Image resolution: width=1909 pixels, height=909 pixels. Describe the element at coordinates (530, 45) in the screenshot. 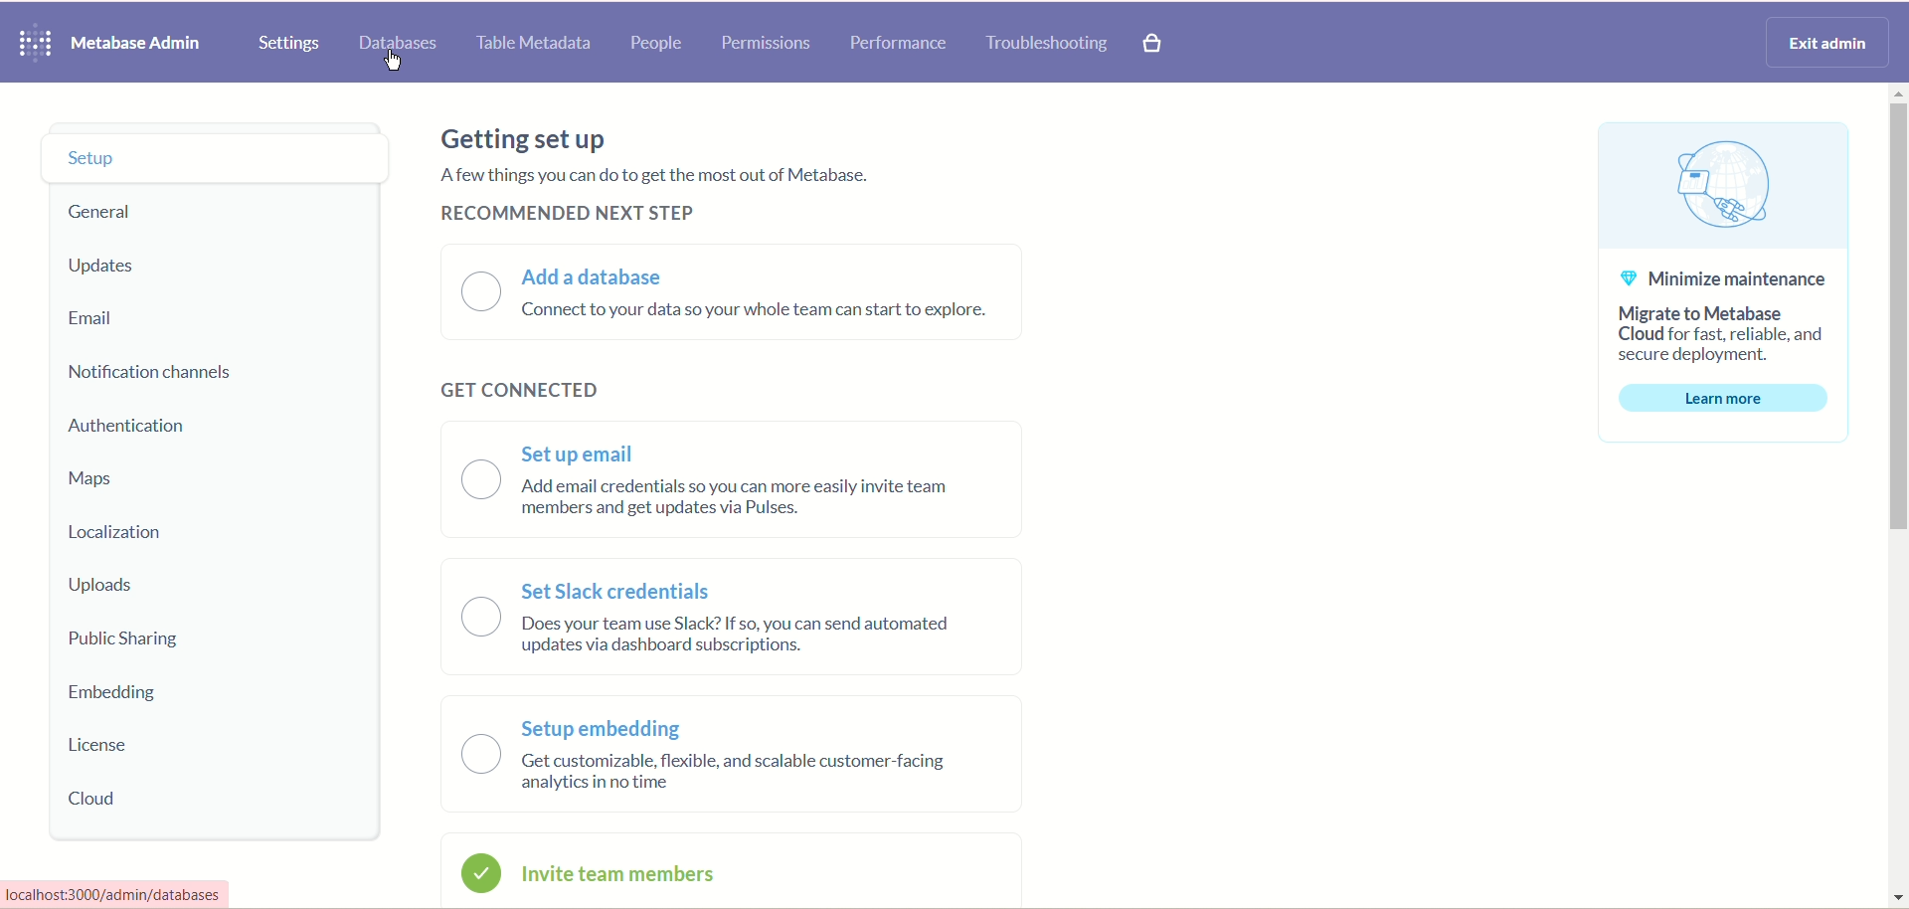

I see `table metabase` at that location.